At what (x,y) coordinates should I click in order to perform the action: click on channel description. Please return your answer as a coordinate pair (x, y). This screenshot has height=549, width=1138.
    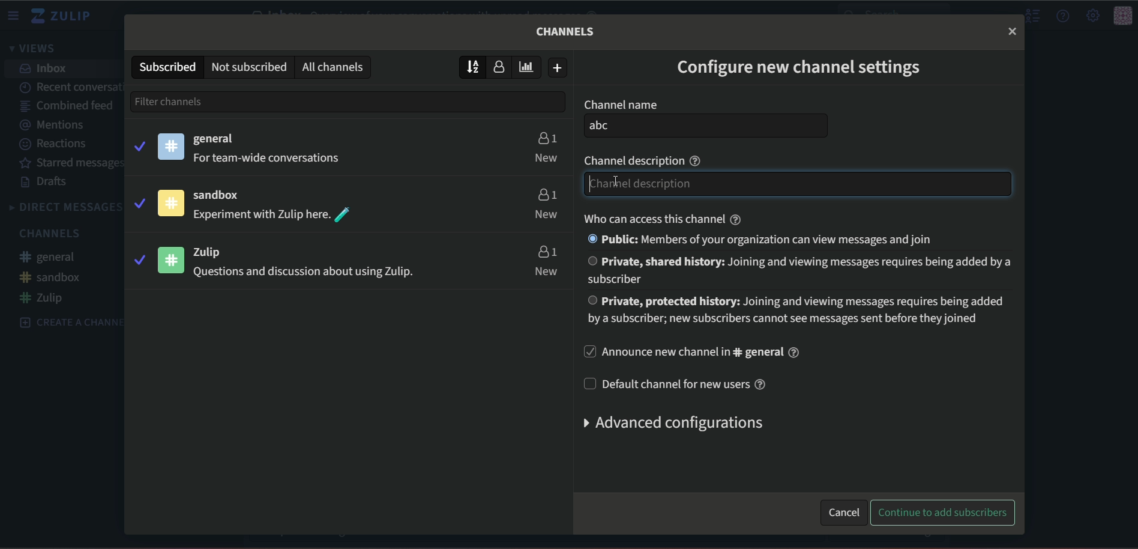
    Looking at the image, I should click on (645, 159).